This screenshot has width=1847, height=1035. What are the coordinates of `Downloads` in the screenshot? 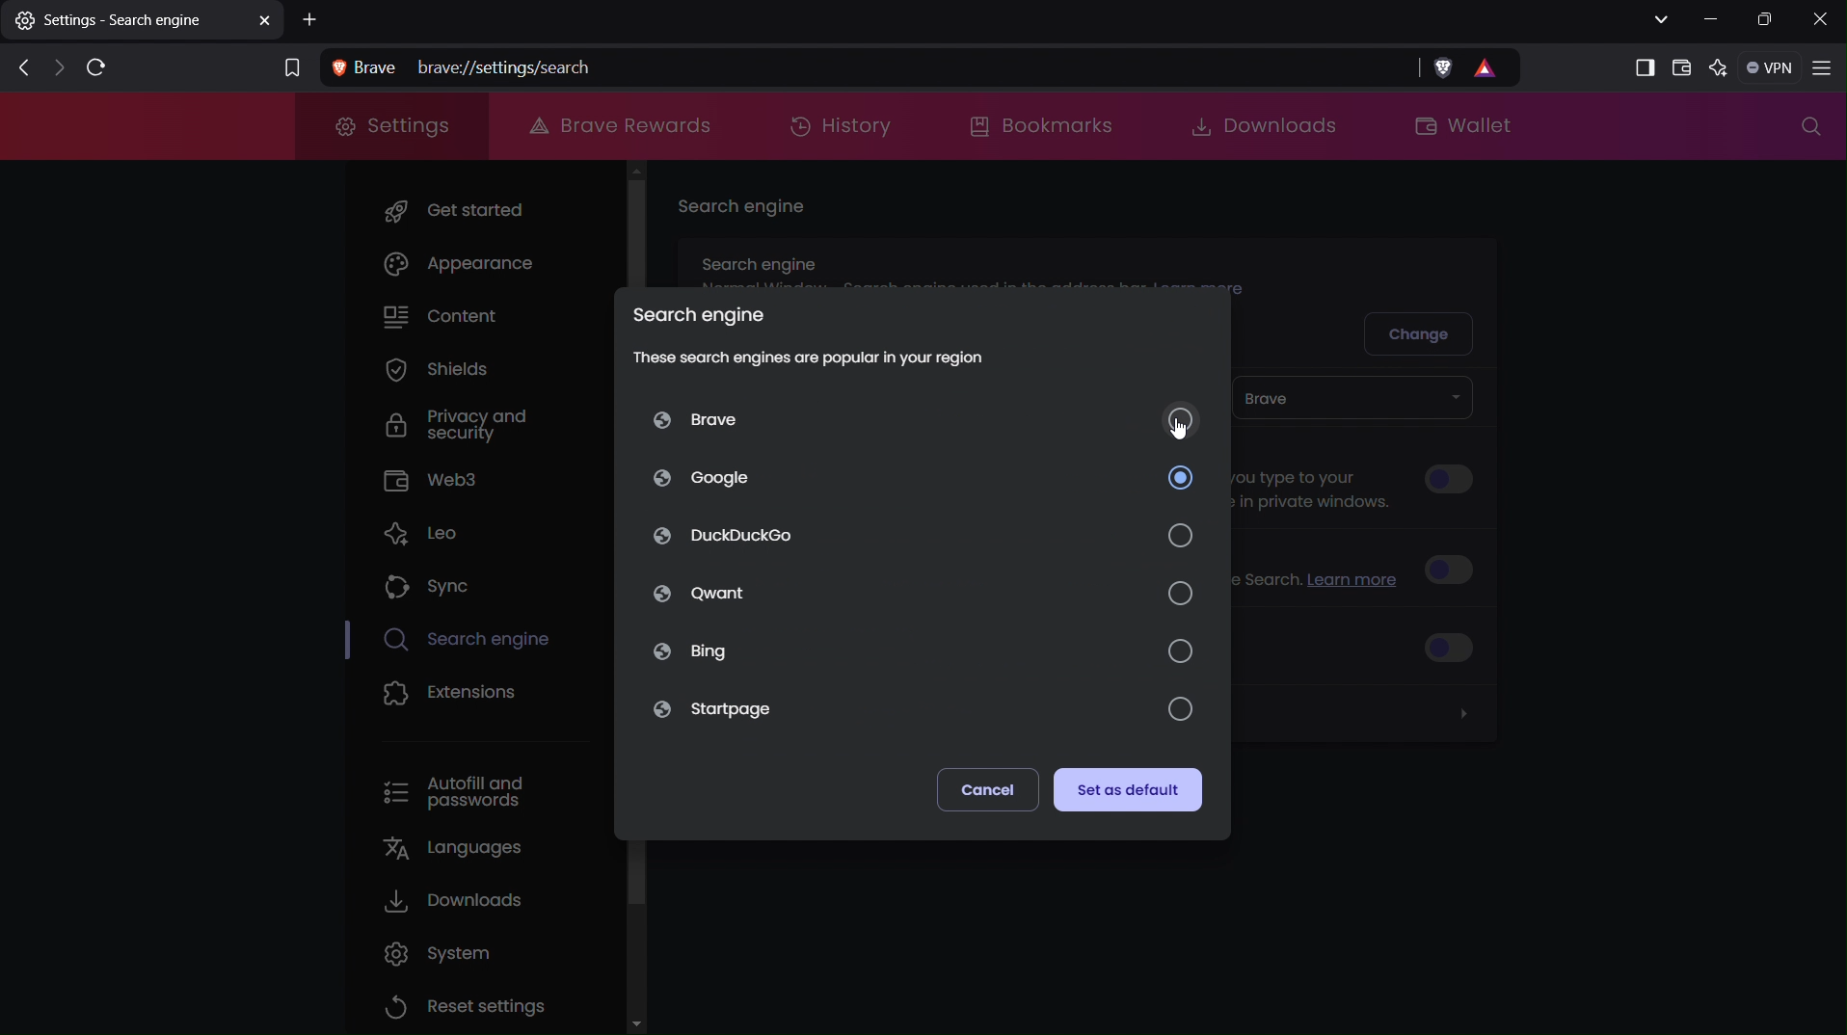 It's located at (455, 900).